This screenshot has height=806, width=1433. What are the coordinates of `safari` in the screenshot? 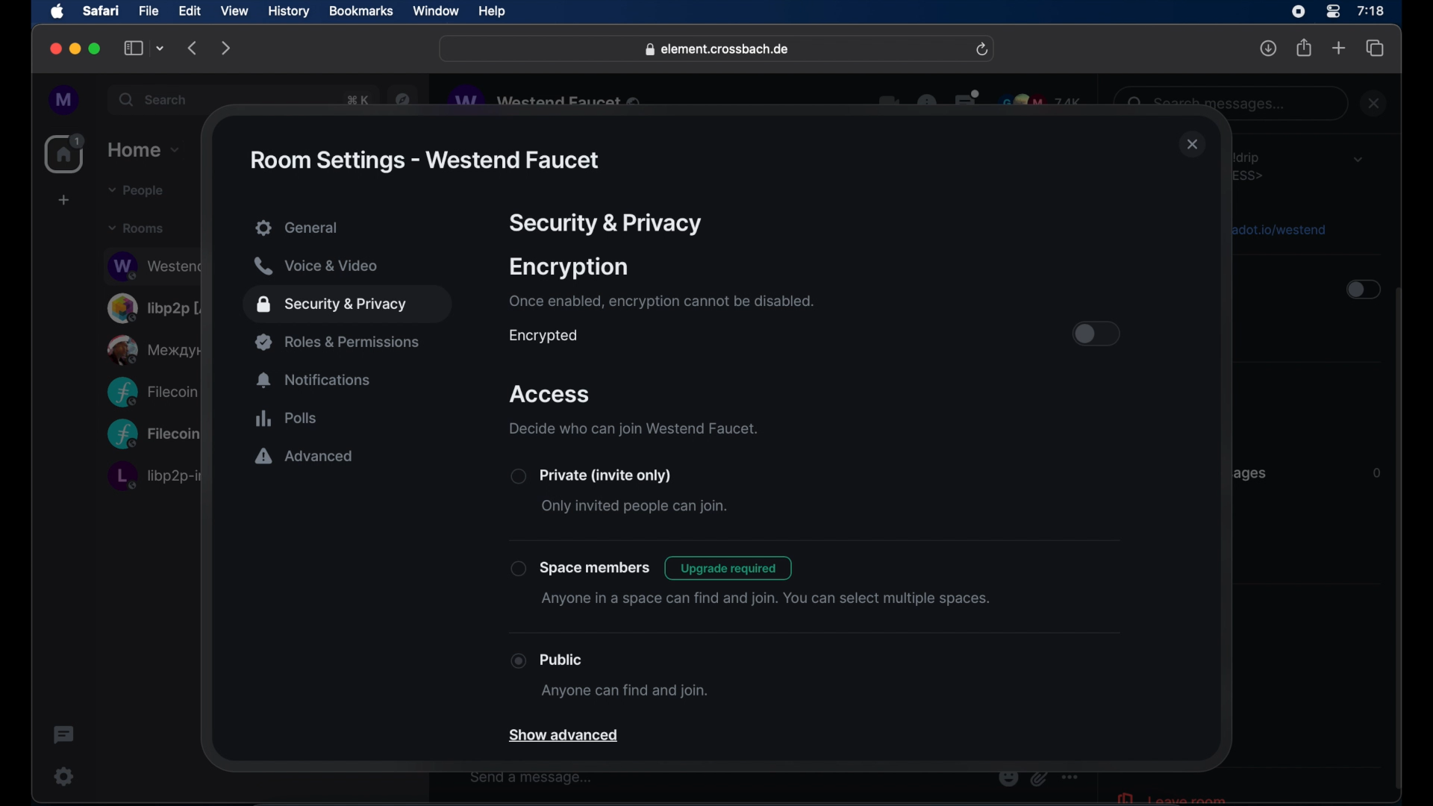 It's located at (100, 10).